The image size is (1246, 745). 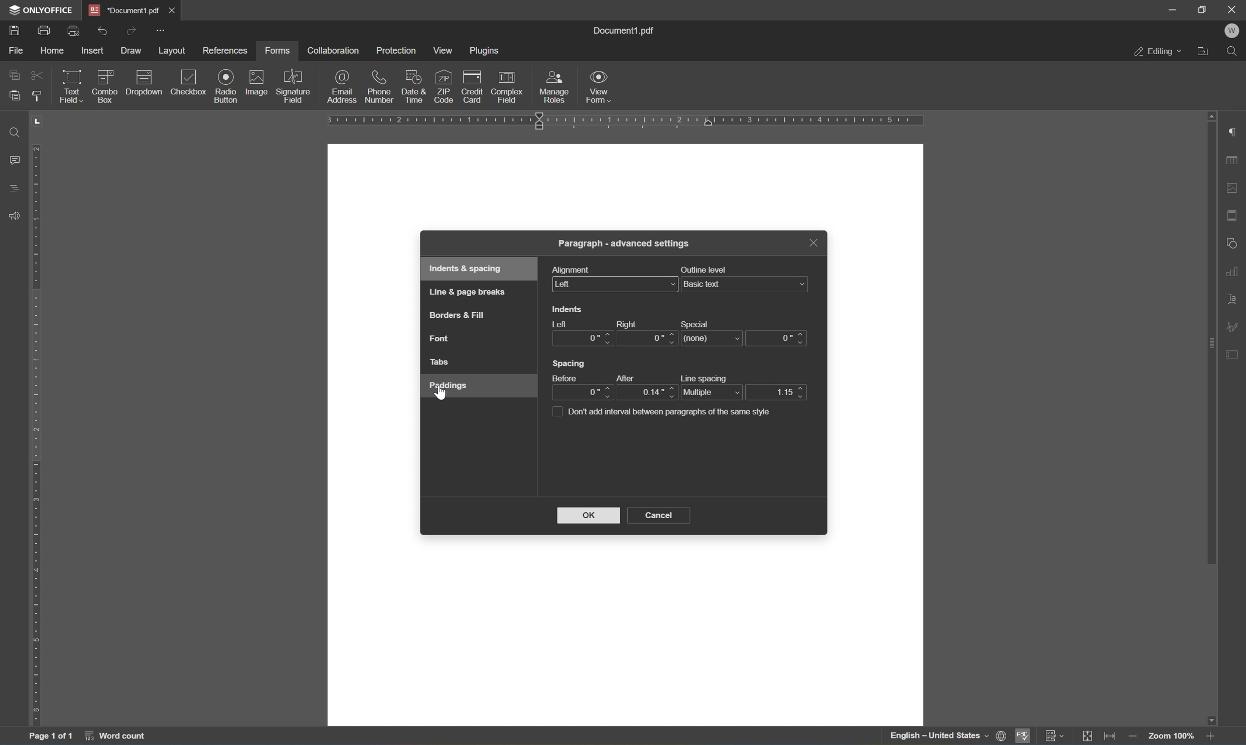 What do you see at coordinates (132, 51) in the screenshot?
I see `draw` at bounding box center [132, 51].